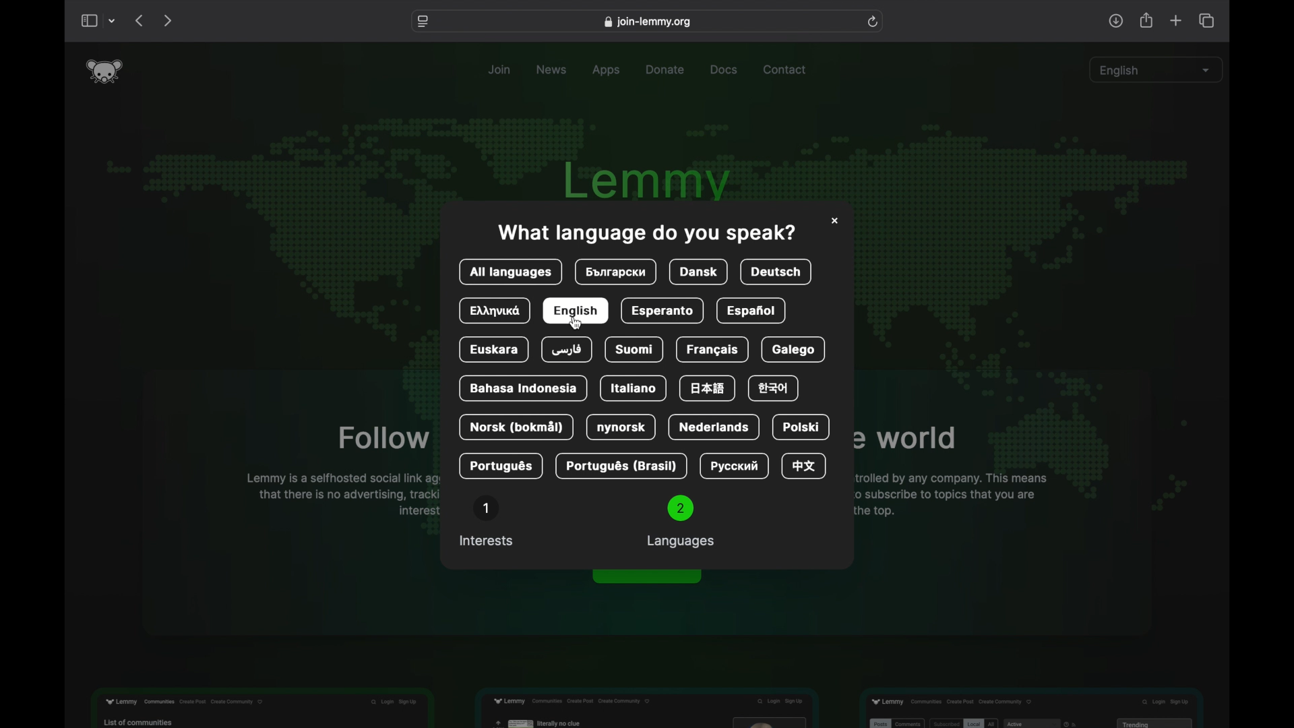 The image size is (1294, 728). What do you see at coordinates (261, 706) in the screenshot?
I see `feature preview` at bounding box center [261, 706].